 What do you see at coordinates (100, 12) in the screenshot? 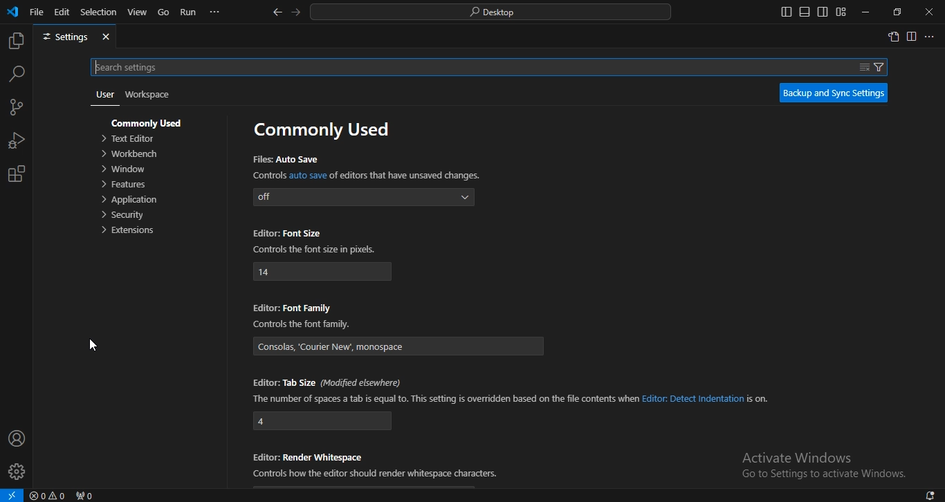
I see `selection` at bounding box center [100, 12].